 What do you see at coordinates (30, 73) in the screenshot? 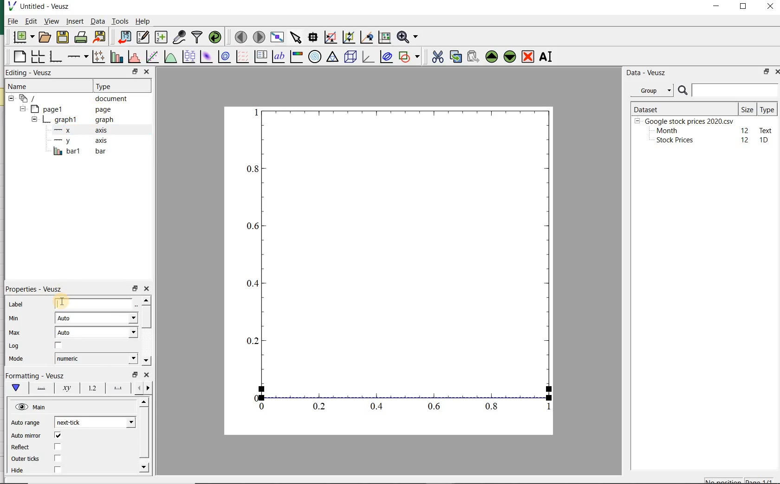
I see `Editing - Veusz` at bounding box center [30, 73].